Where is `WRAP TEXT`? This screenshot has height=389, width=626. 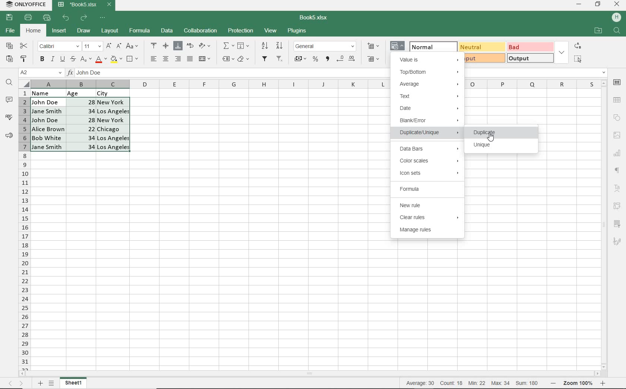
WRAP TEXT is located at coordinates (190, 47).